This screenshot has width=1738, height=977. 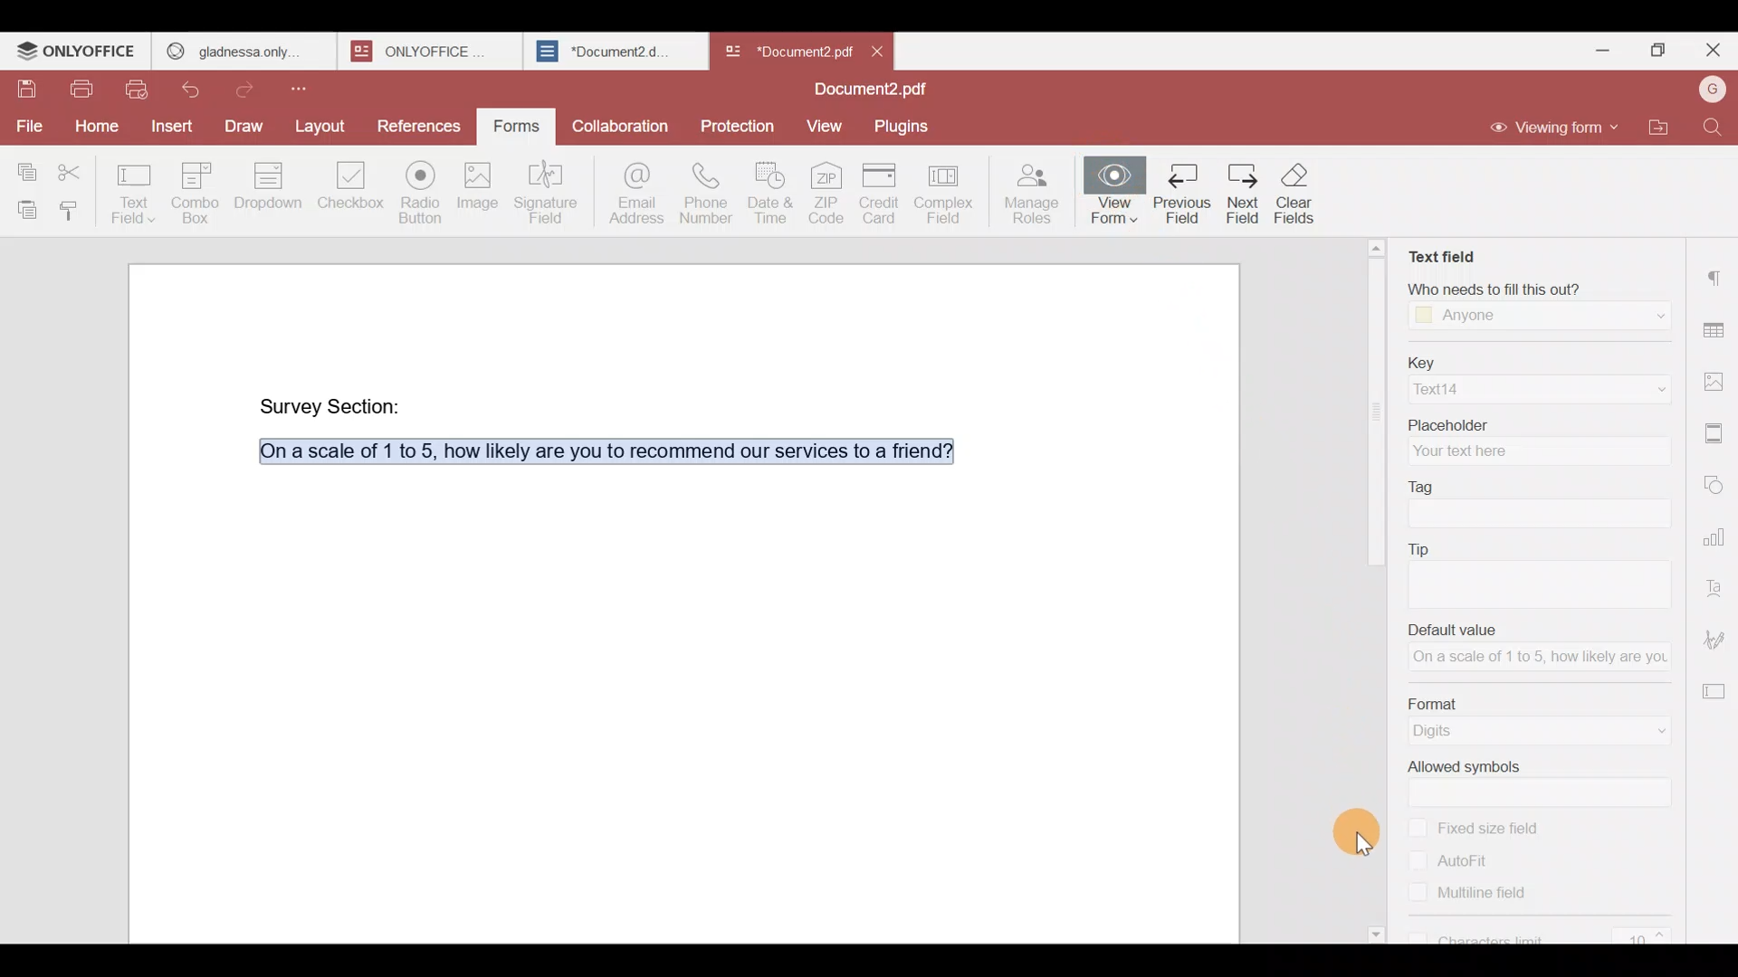 I want to click on Customize quick access toolbar, so click(x=316, y=87).